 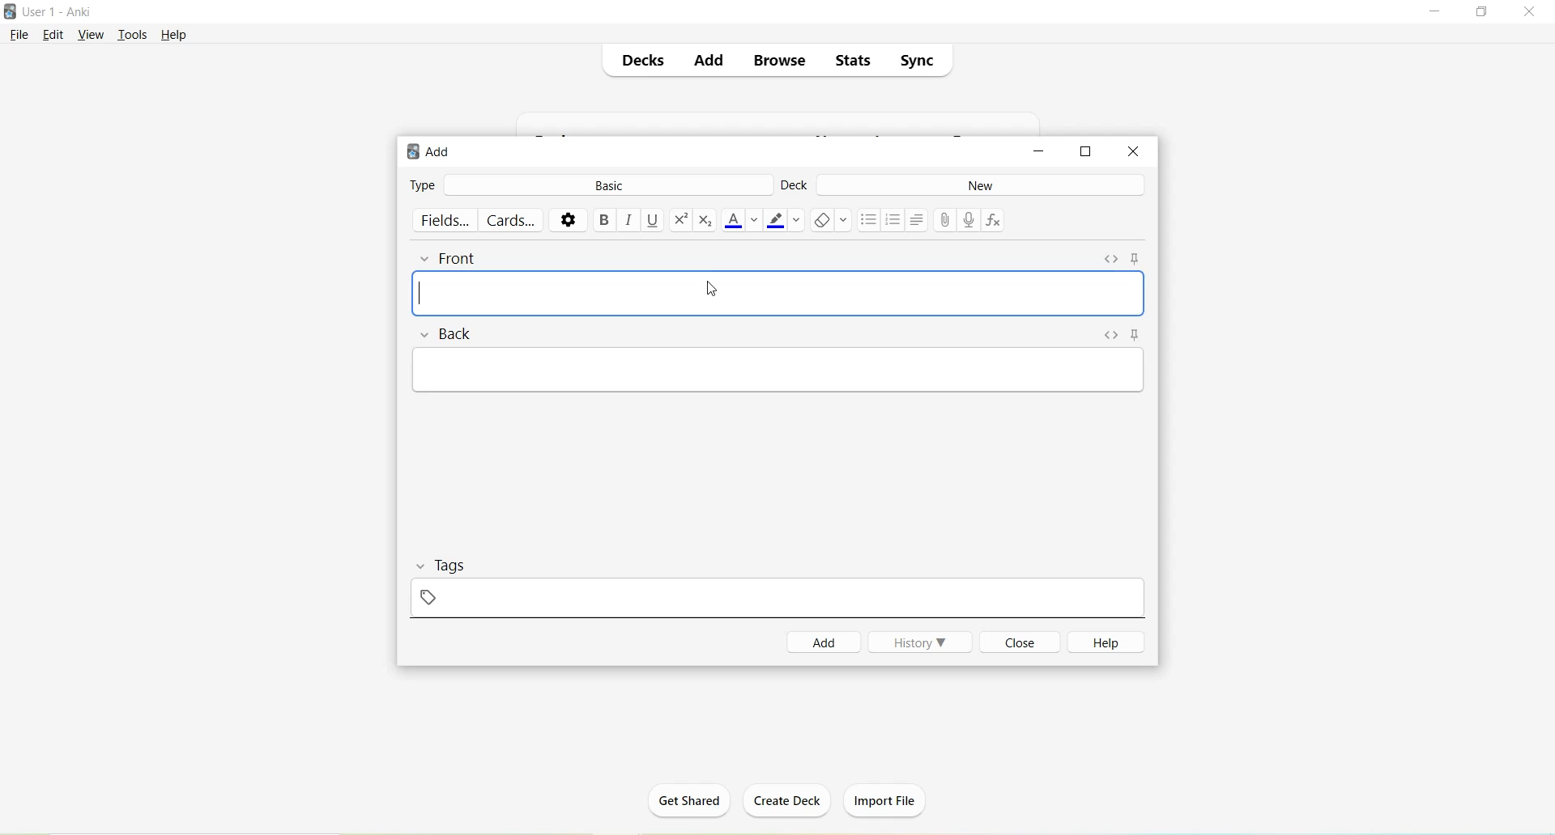 I want to click on Deck, so click(x=795, y=188).